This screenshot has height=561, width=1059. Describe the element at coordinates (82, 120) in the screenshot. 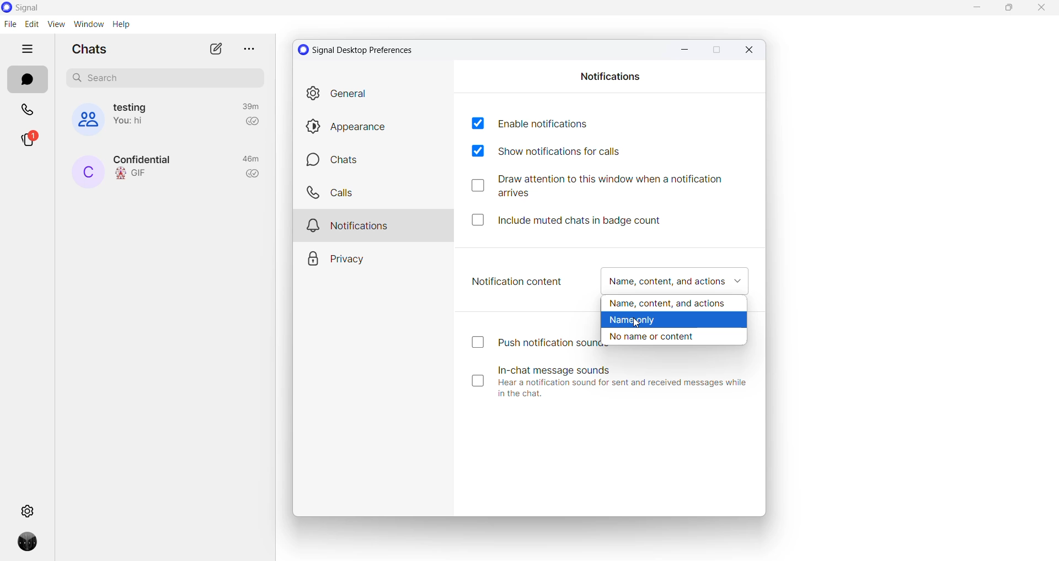

I see `group cover photo` at that location.